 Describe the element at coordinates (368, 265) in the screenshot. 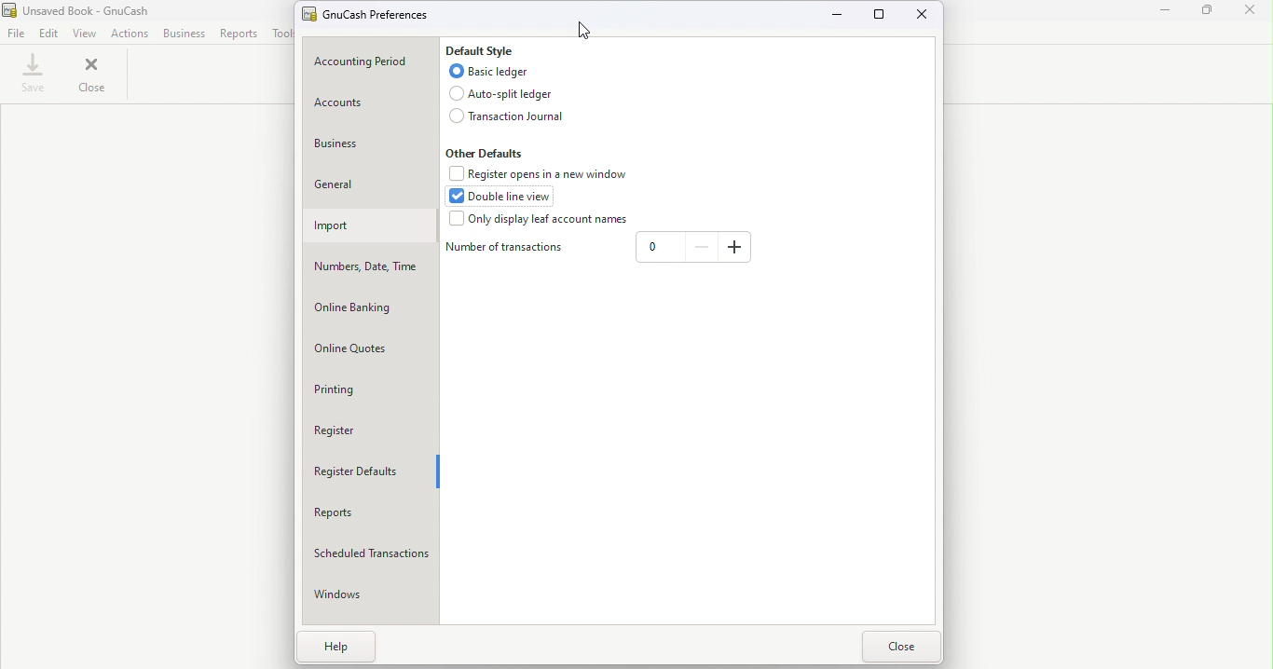

I see `Numbers, Date, Time` at that location.